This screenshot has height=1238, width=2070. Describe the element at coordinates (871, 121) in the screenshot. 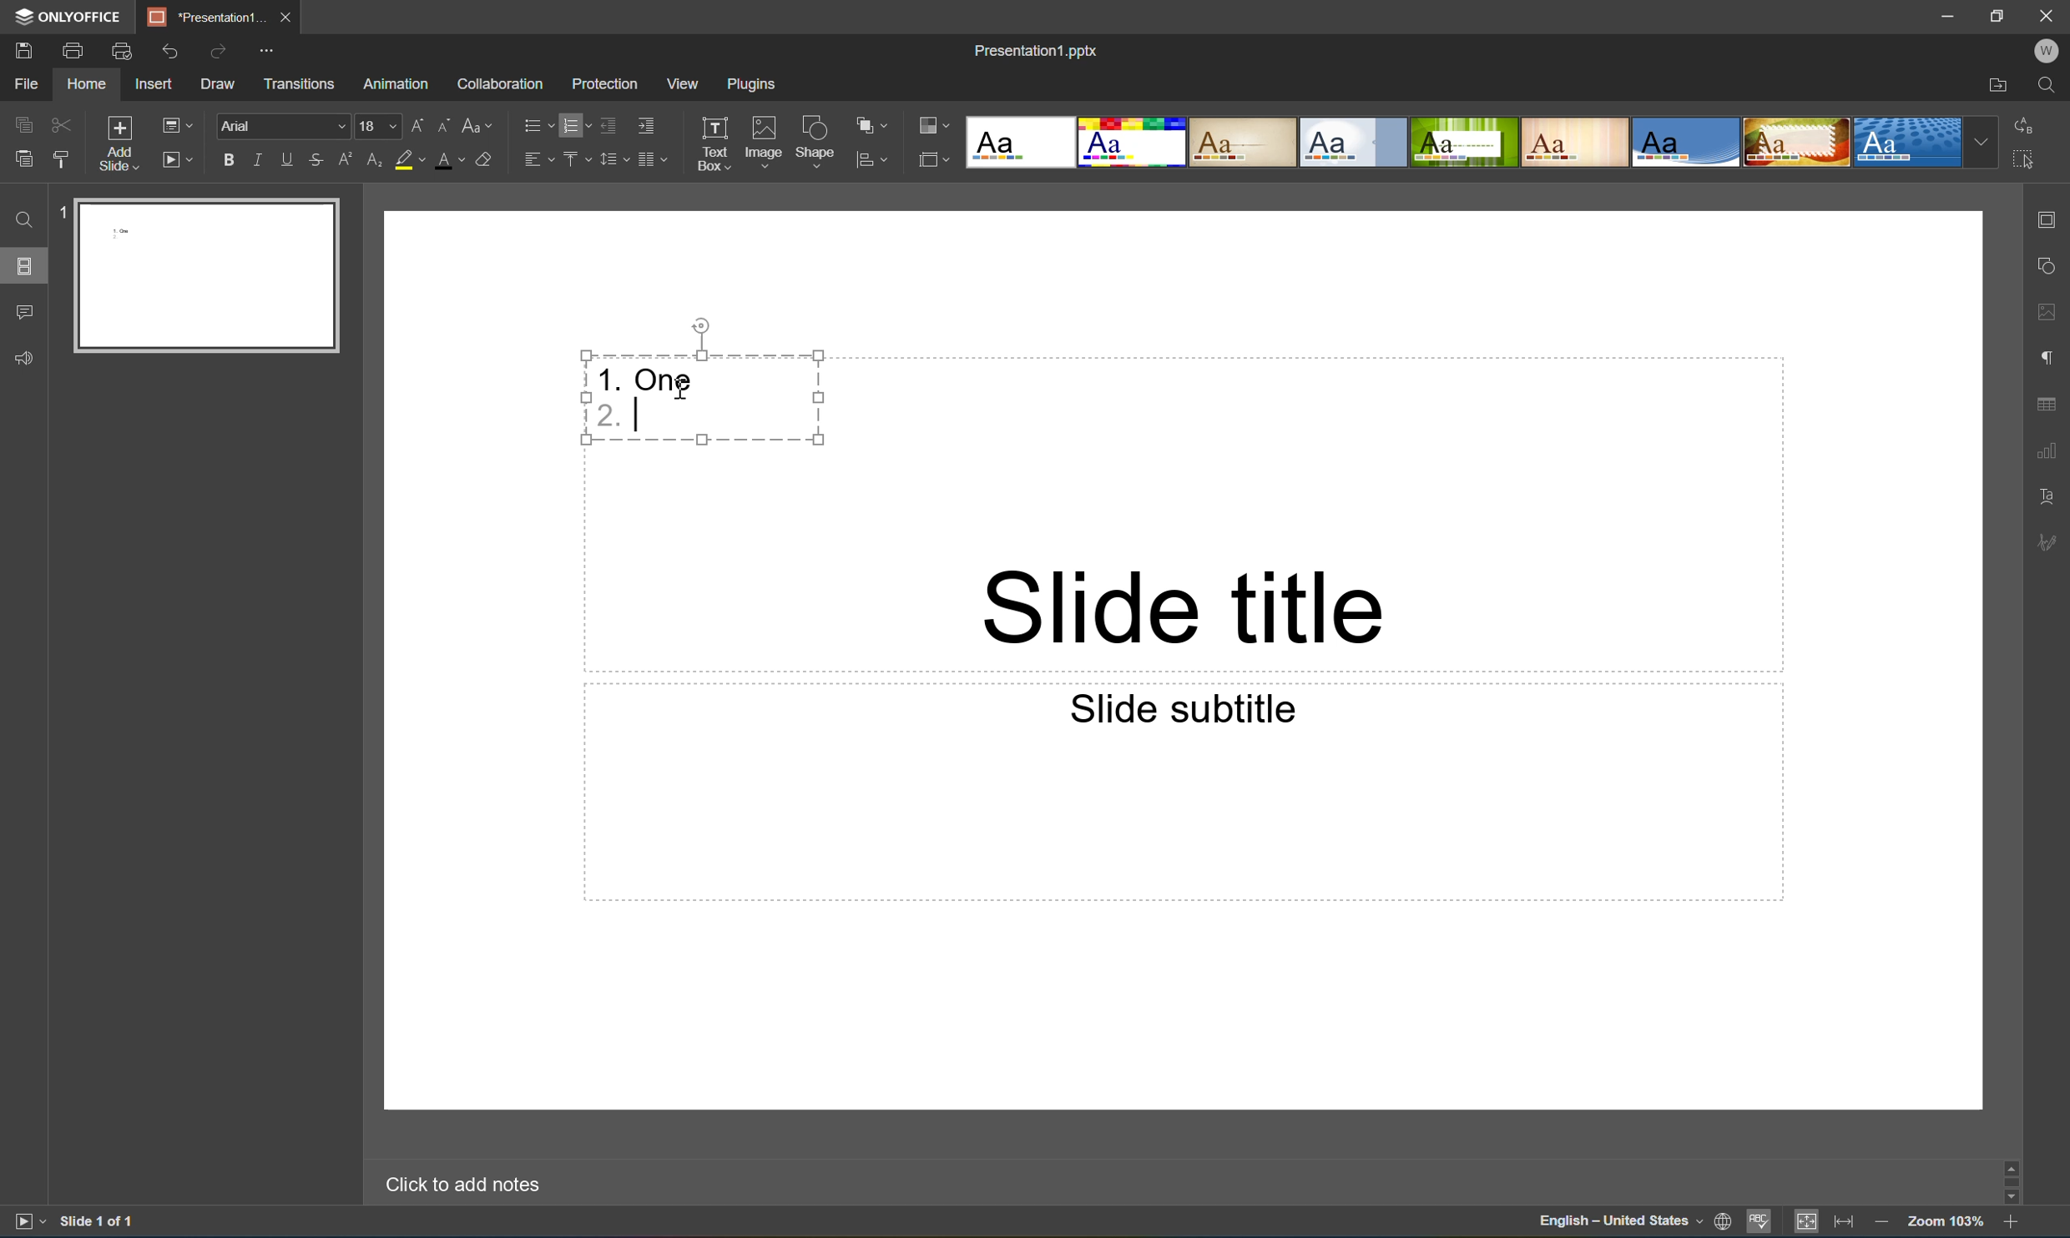

I see `Arrange shape` at that location.